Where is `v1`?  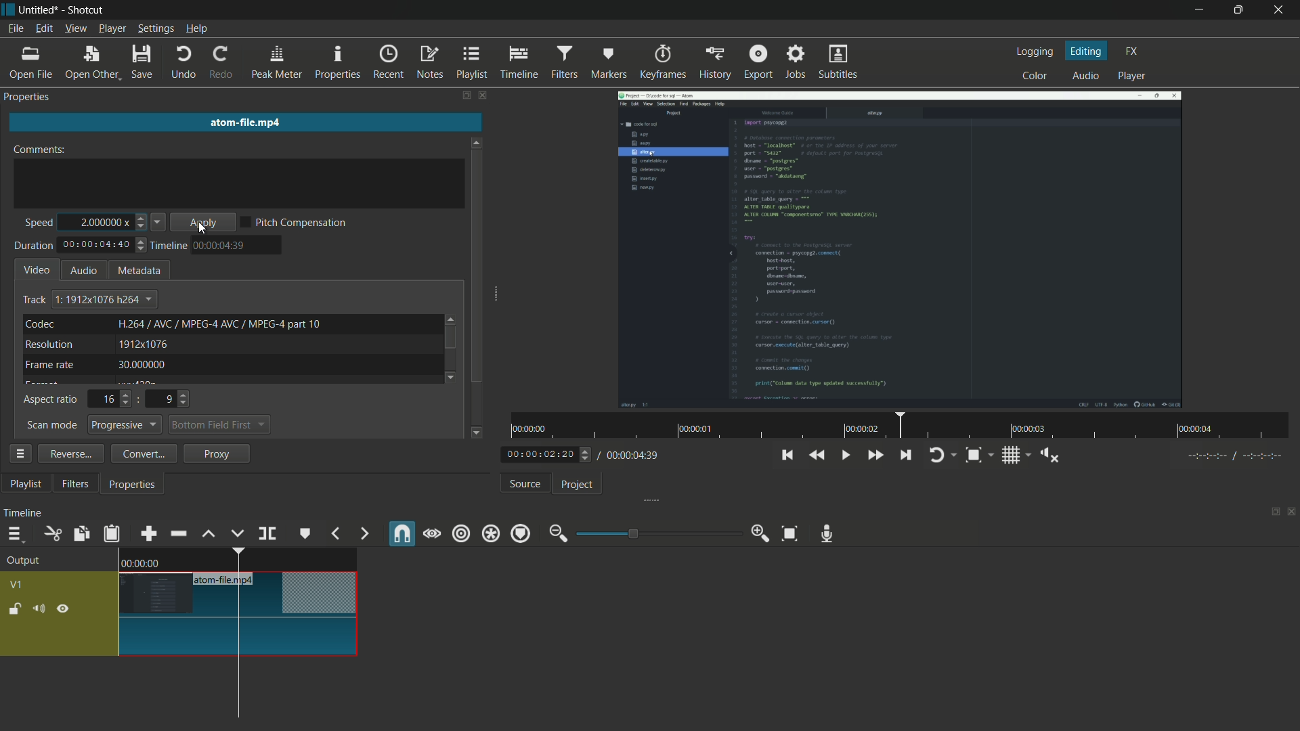 v1 is located at coordinates (16, 587).